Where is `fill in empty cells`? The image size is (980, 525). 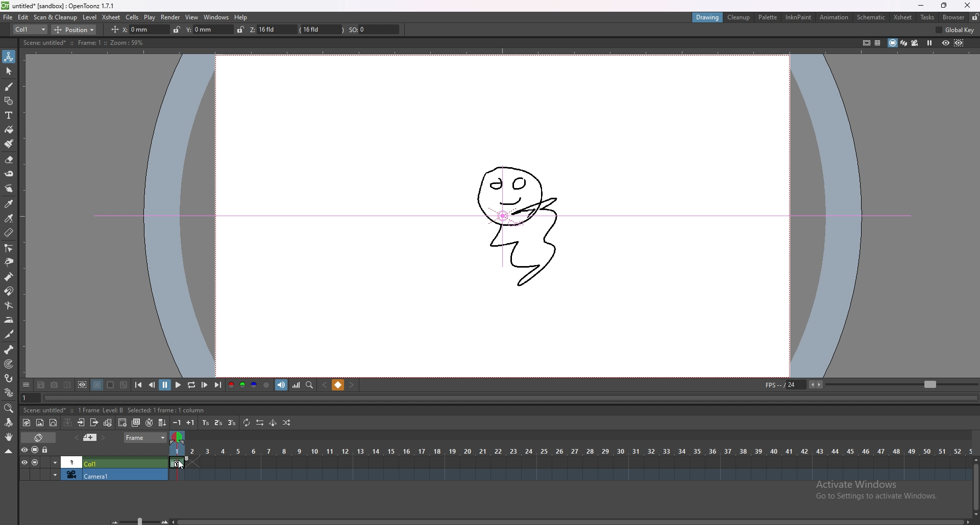 fill in empty cells is located at coordinates (164, 423).